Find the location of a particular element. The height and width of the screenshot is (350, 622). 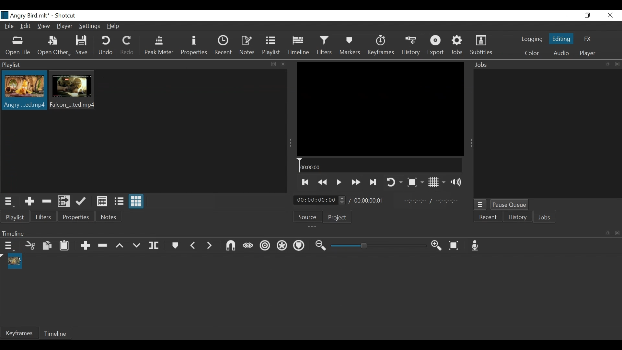

Notes is located at coordinates (109, 217).